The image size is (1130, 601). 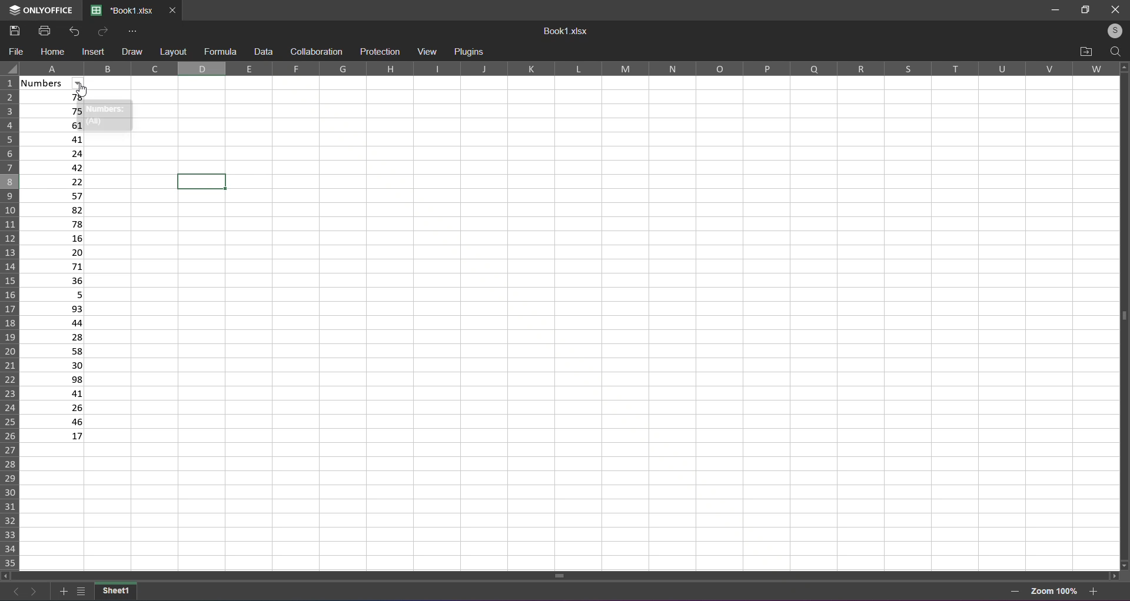 What do you see at coordinates (204, 182) in the screenshot?
I see `selected cells` at bounding box center [204, 182].